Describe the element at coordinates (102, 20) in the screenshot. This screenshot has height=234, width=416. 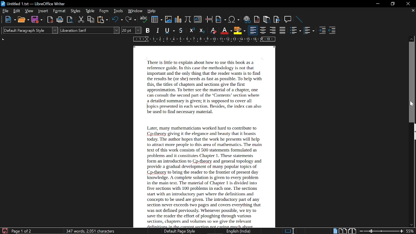
I see `paste` at that location.